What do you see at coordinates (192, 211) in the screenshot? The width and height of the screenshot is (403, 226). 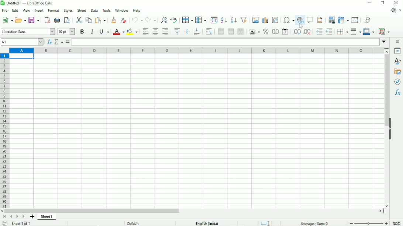 I see `Horizontal scrollbar` at bounding box center [192, 211].